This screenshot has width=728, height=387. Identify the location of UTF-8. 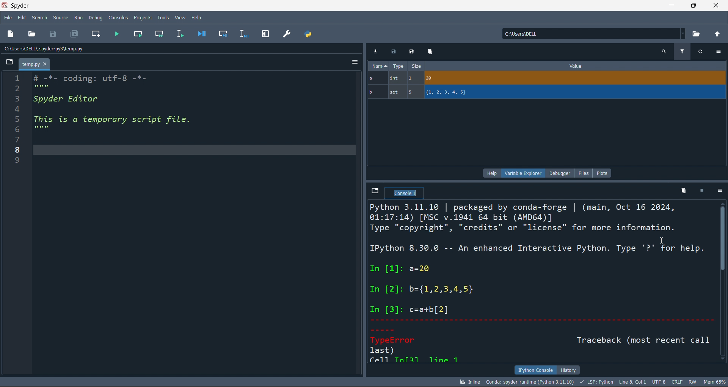
(660, 382).